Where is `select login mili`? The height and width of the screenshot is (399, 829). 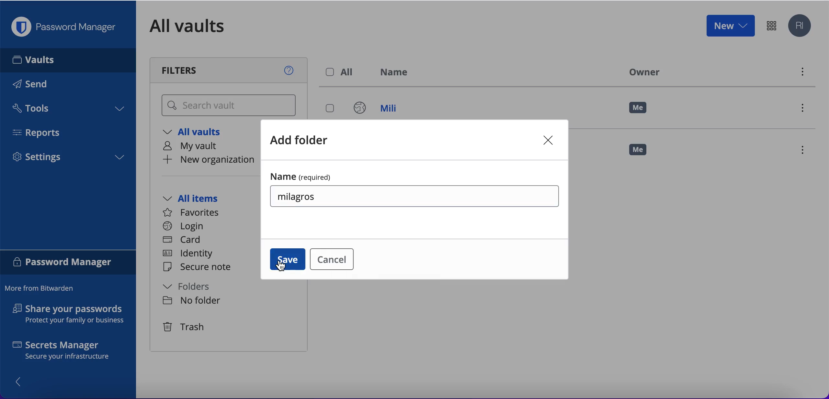
select login mili is located at coordinates (331, 109).